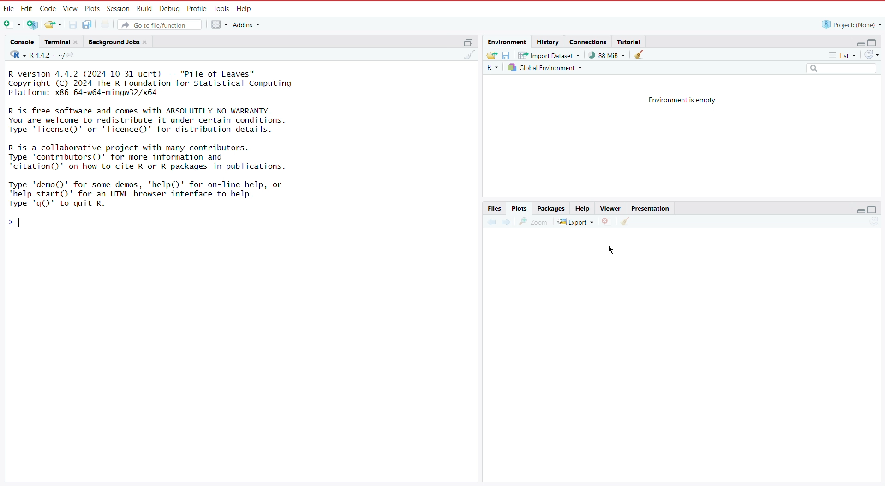 This screenshot has width=885, height=486. I want to click on Help, so click(582, 208).